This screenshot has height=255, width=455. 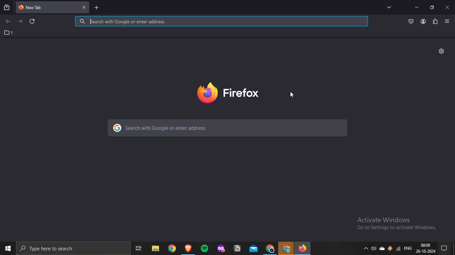 What do you see at coordinates (47, 8) in the screenshot?
I see `tab` at bounding box center [47, 8].